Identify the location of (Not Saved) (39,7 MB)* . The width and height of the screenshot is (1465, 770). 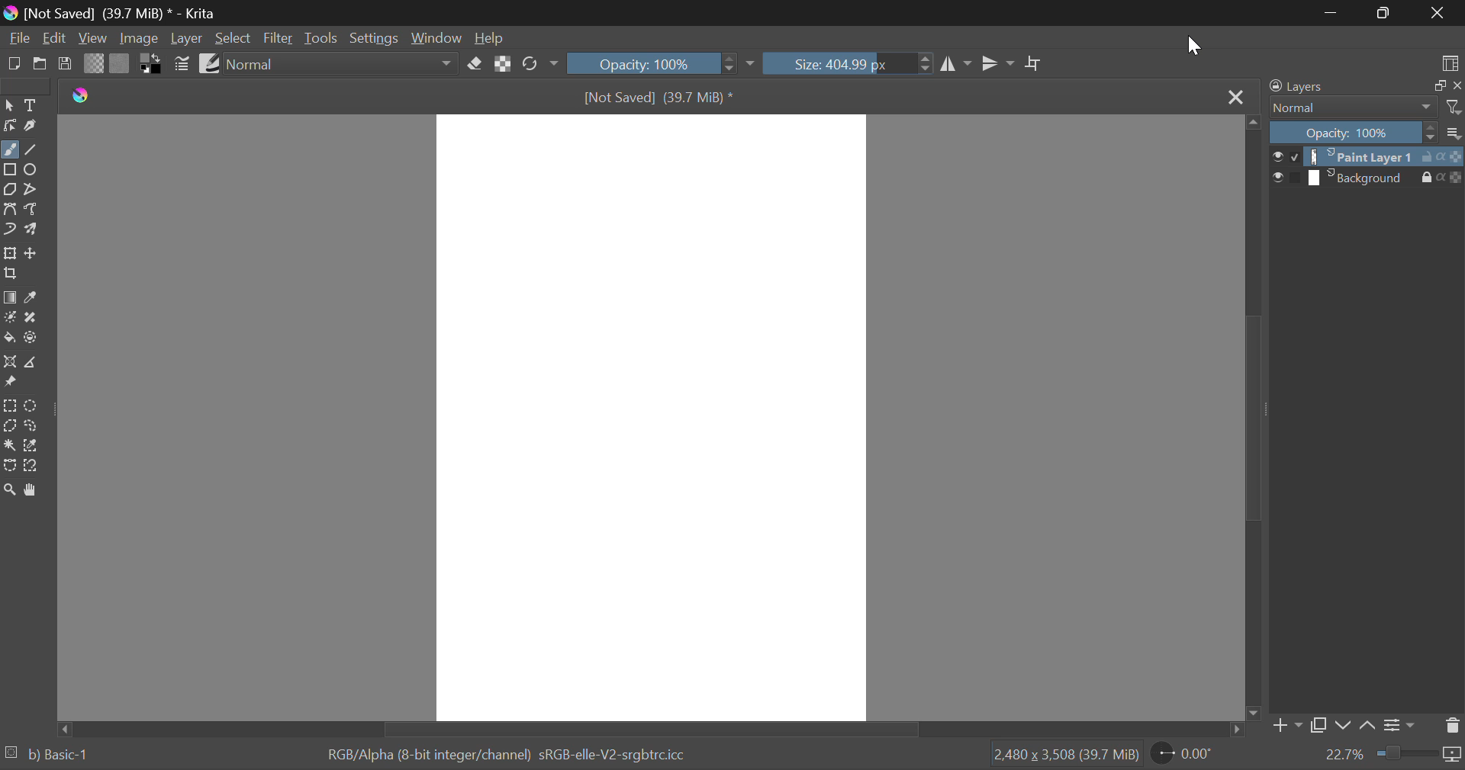
(655, 95).